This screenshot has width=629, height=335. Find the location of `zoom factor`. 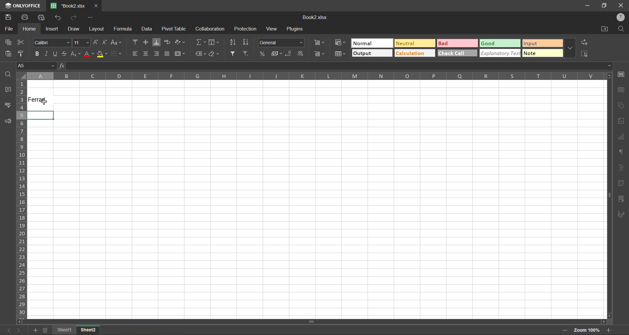

zoom factor is located at coordinates (588, 330).